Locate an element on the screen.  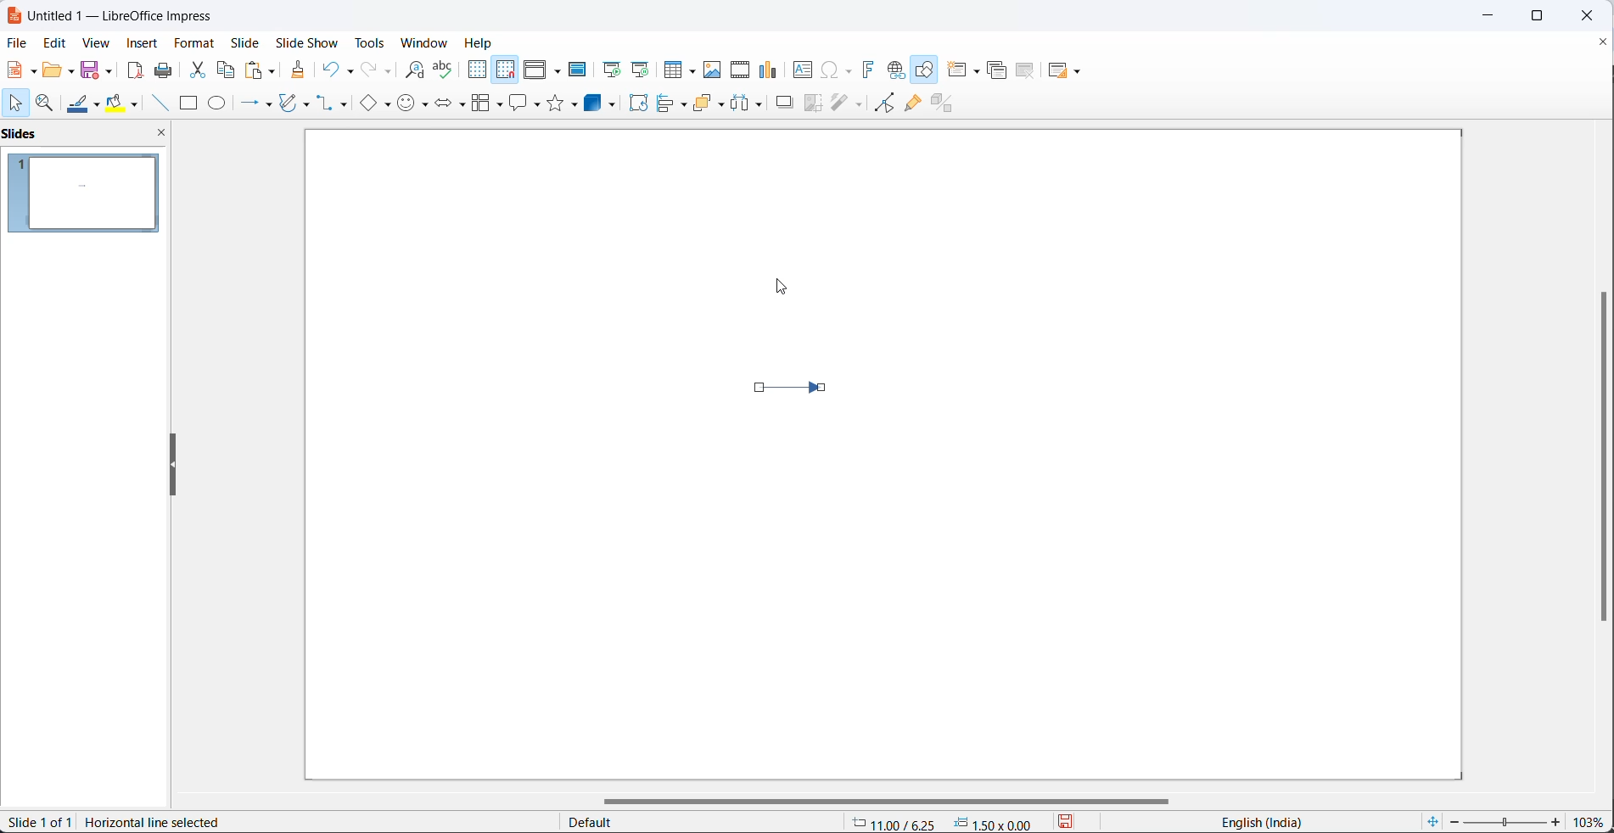
new slide  is located at coordinates (966, 70).